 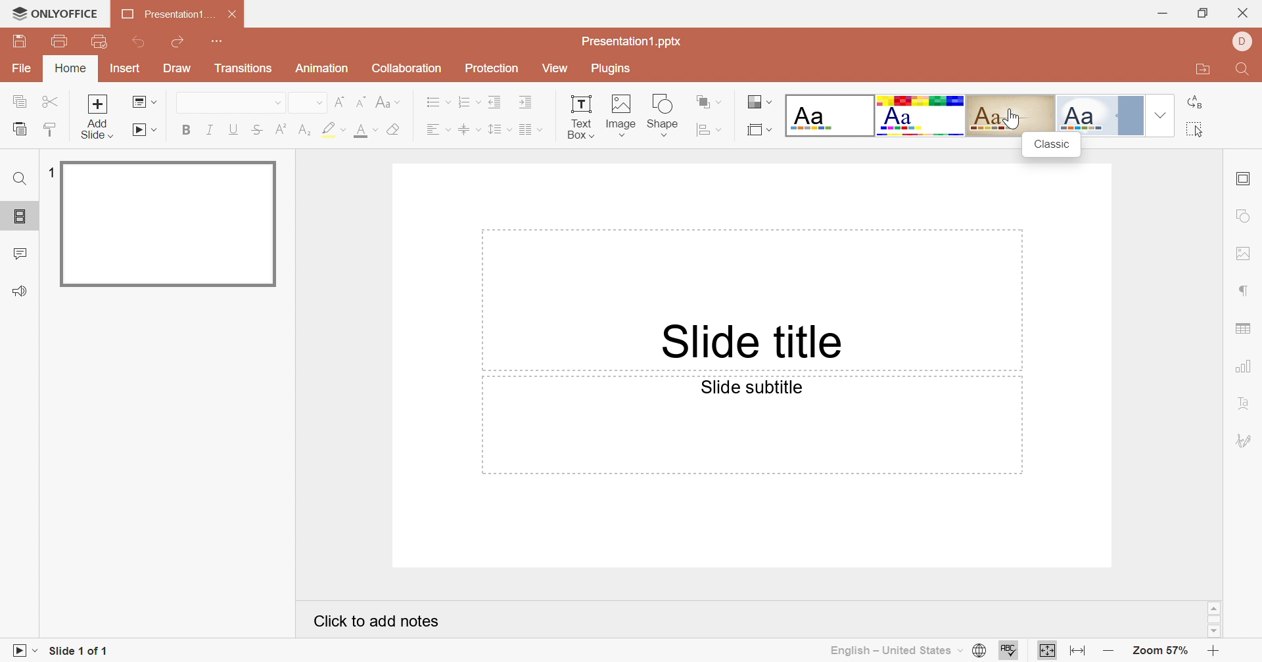 What do you see at coordinates (53, 127) in the screenshot?
I see `Copy Style` at bounding box center [53, 127].